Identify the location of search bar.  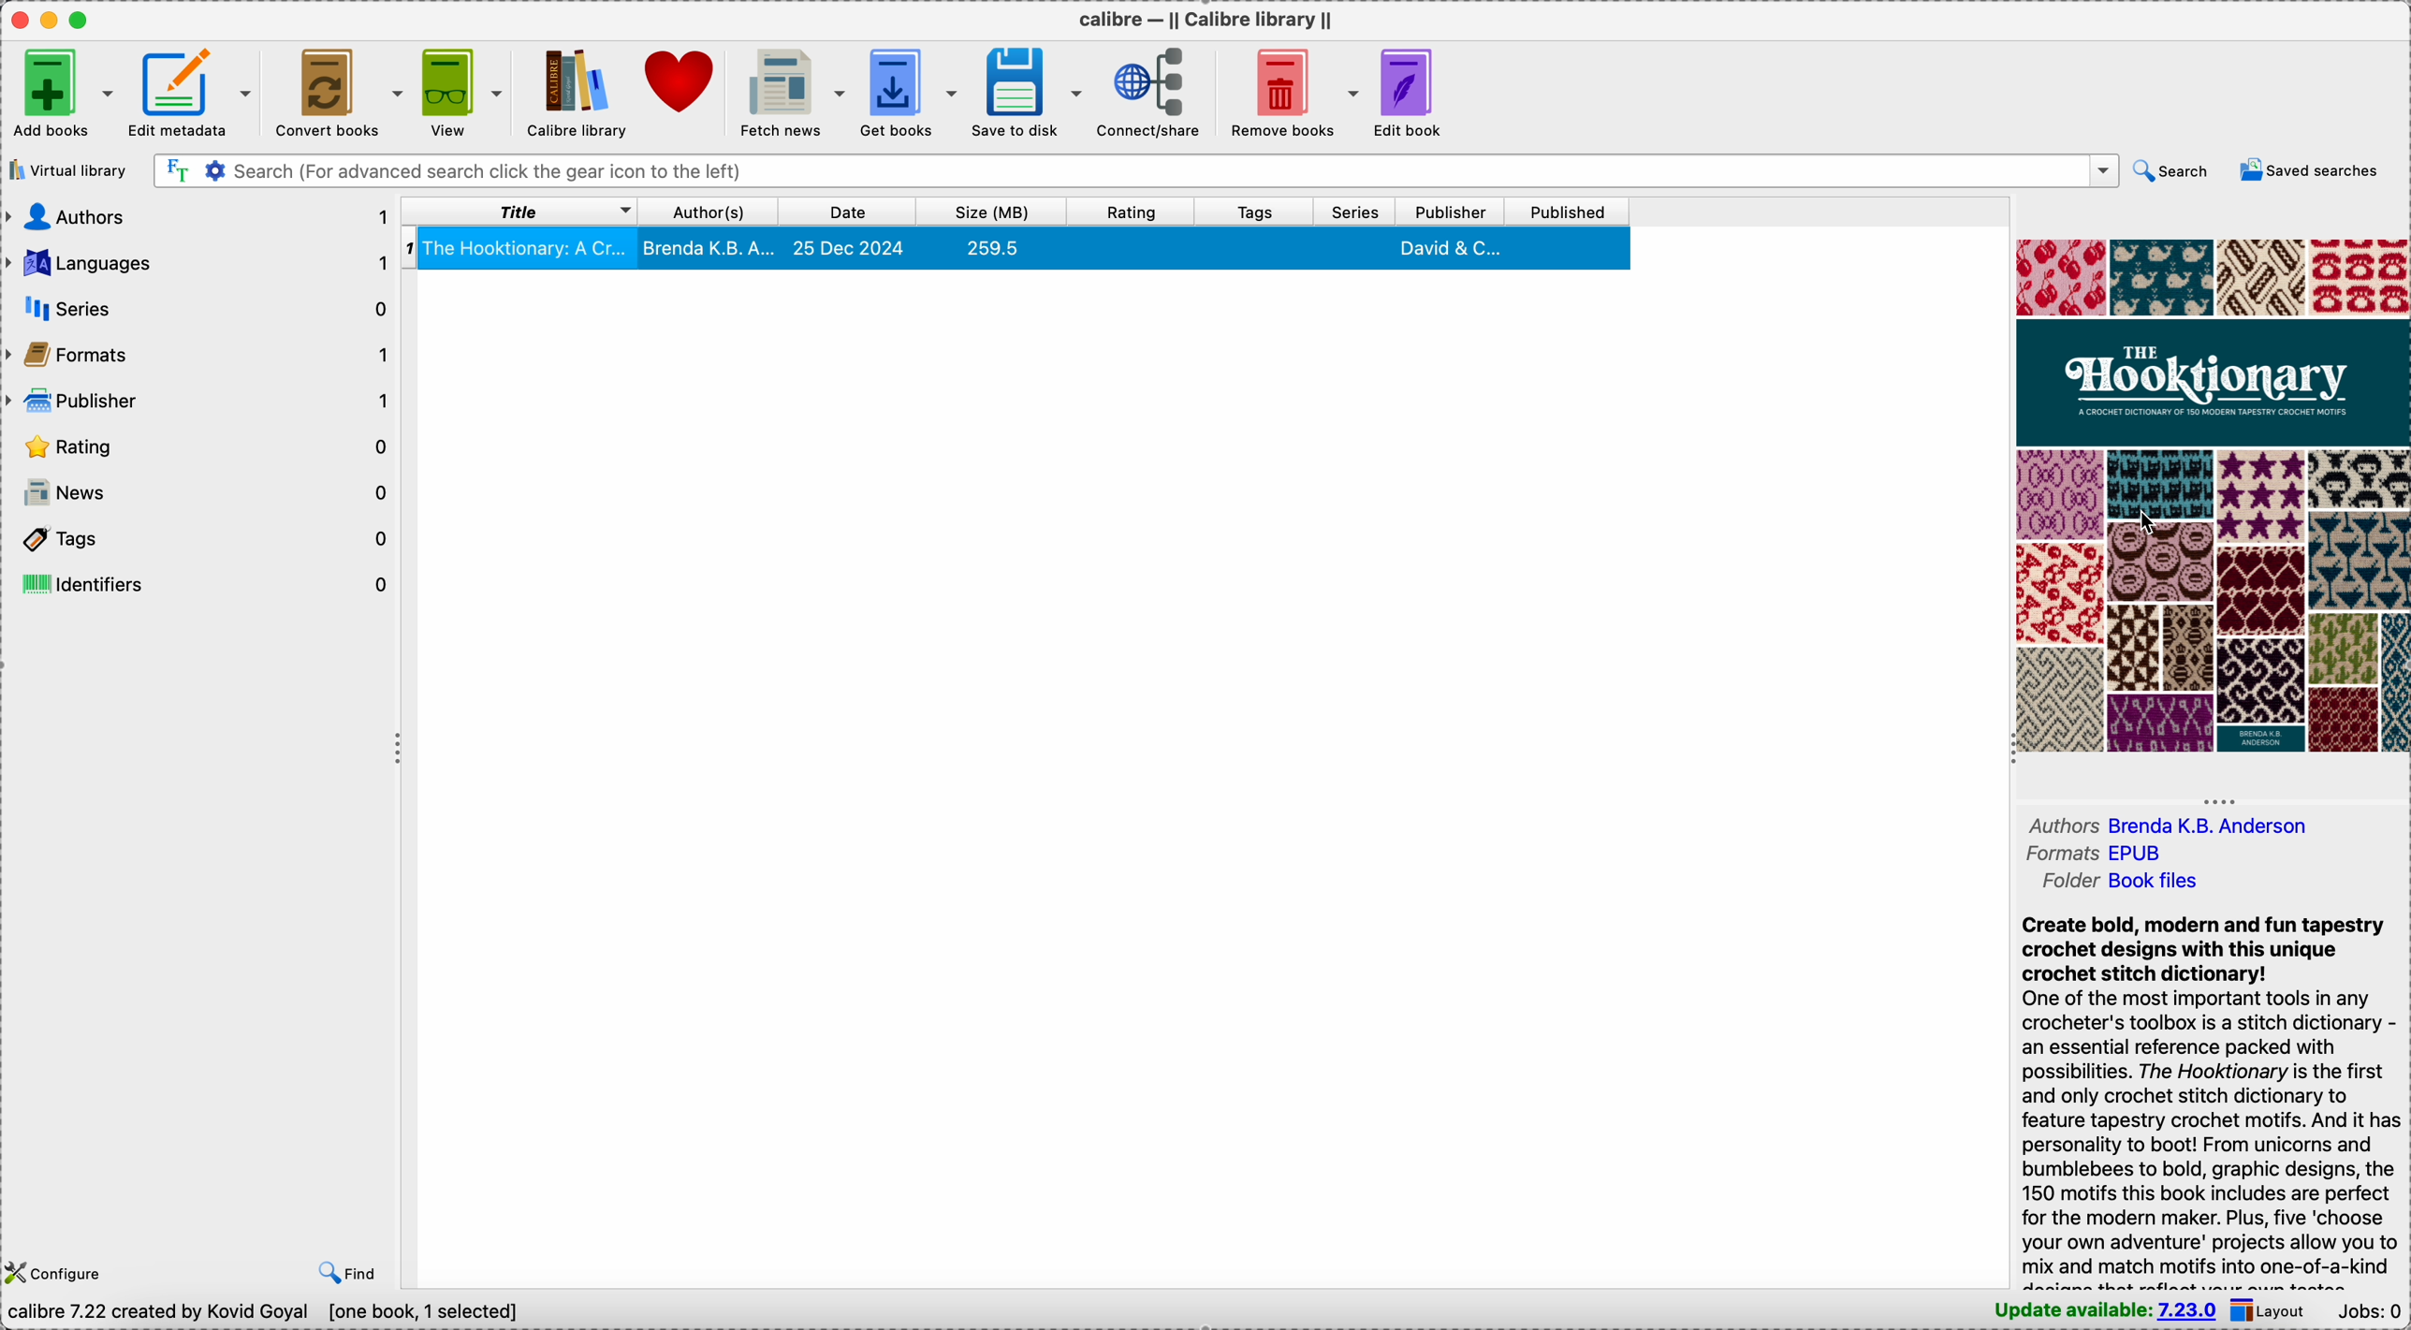
(1136, 171).